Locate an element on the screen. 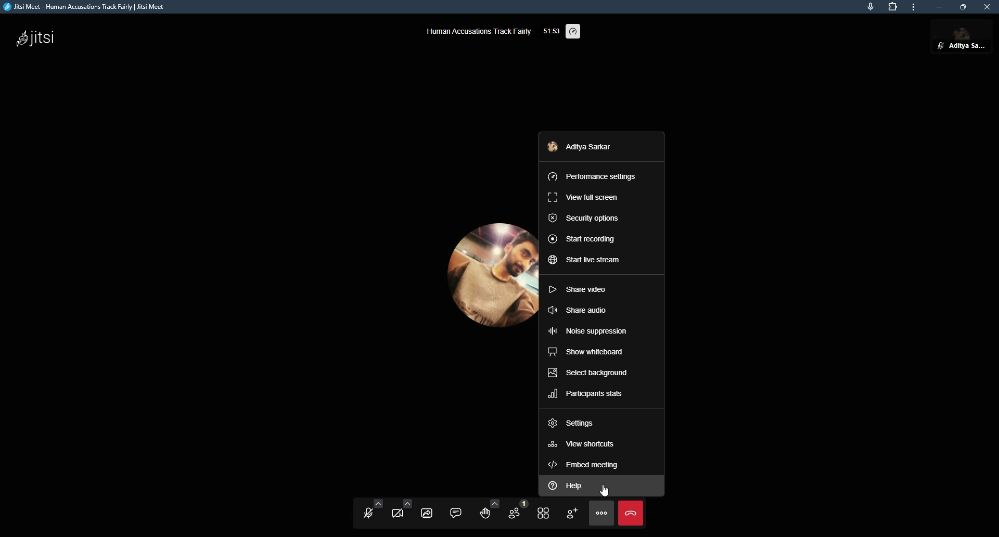 This screenshot has height=537, width=999. view shortcuts is located at coordinates (579, 444).